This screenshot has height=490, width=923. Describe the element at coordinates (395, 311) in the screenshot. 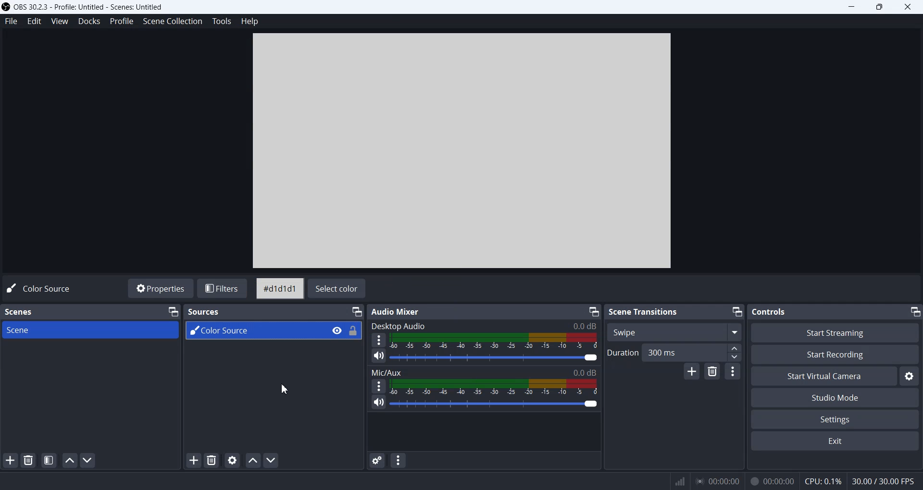

I see `Audio Mixer` at that location.